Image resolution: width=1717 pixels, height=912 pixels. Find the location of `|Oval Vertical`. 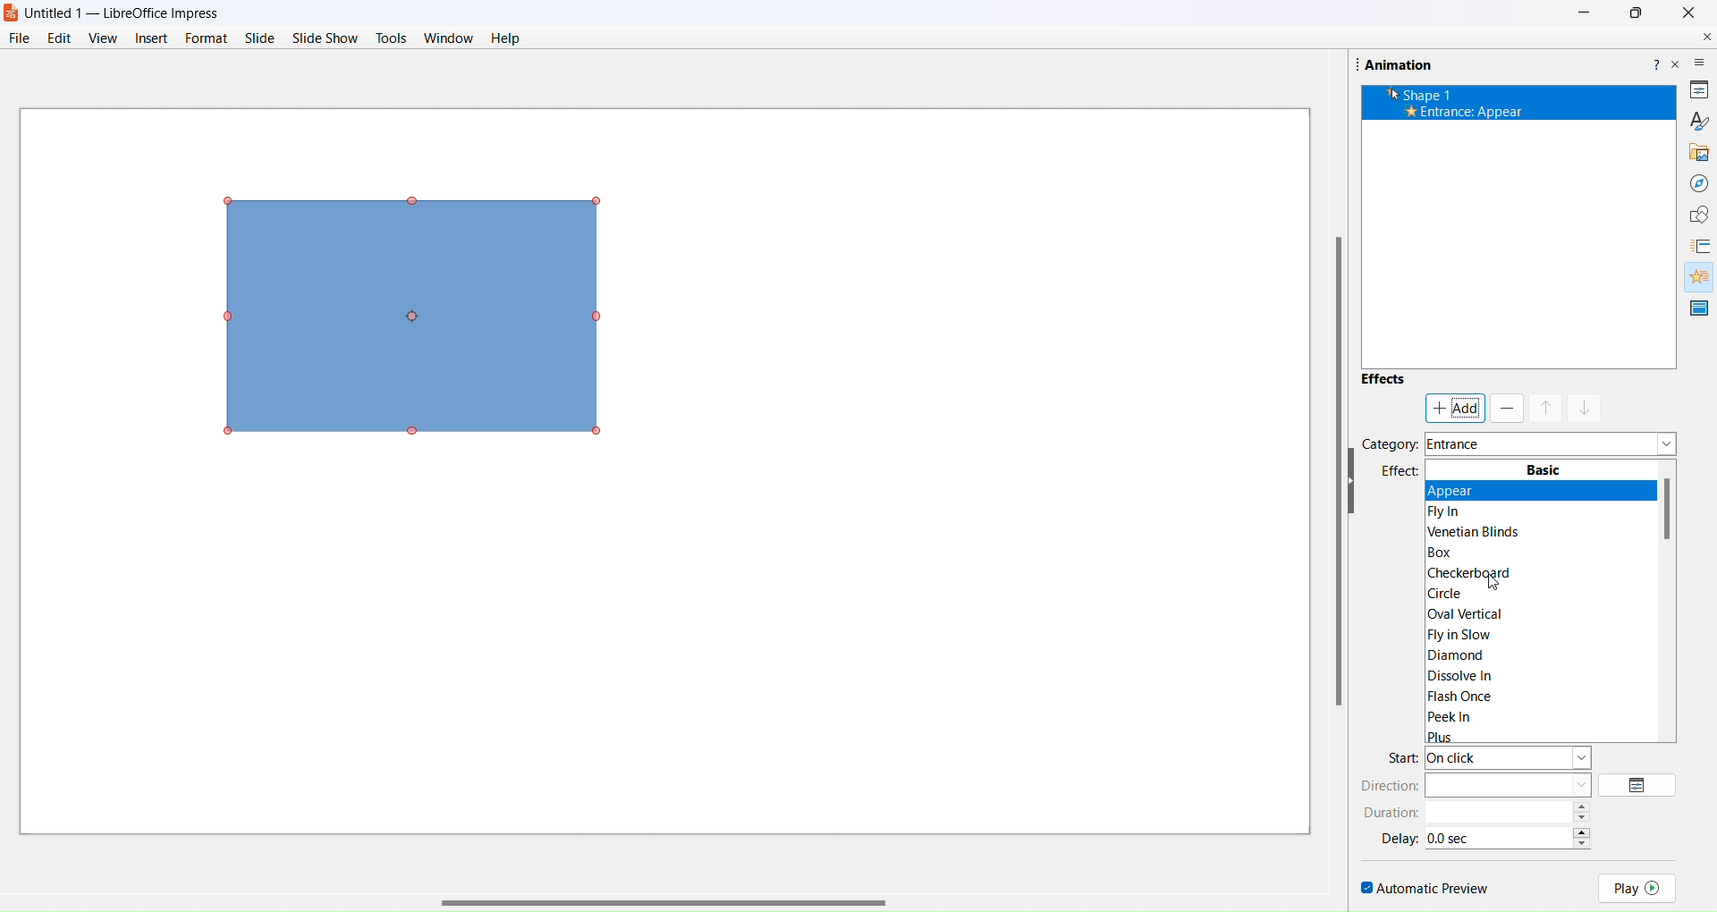

|Oval Vertical is located at coordinates (1476, 612).